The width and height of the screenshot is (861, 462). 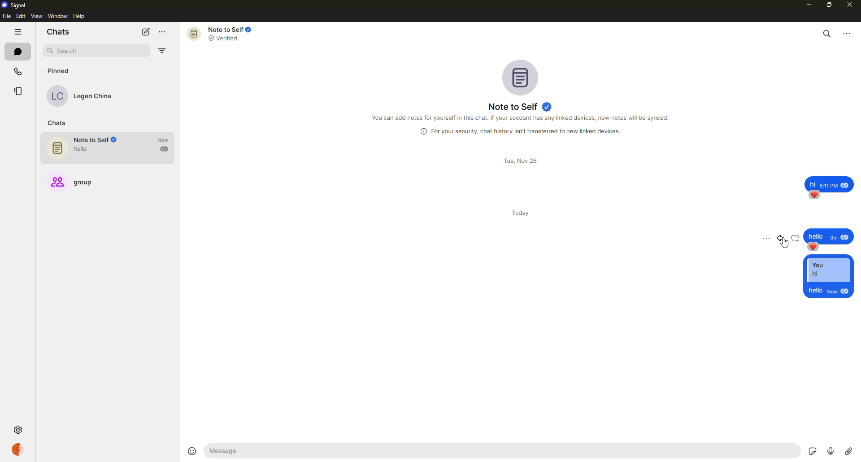 What do you see at coordinates (785, 248) in the screenshot?
I see `cursor` at bounding box center [785, 248].